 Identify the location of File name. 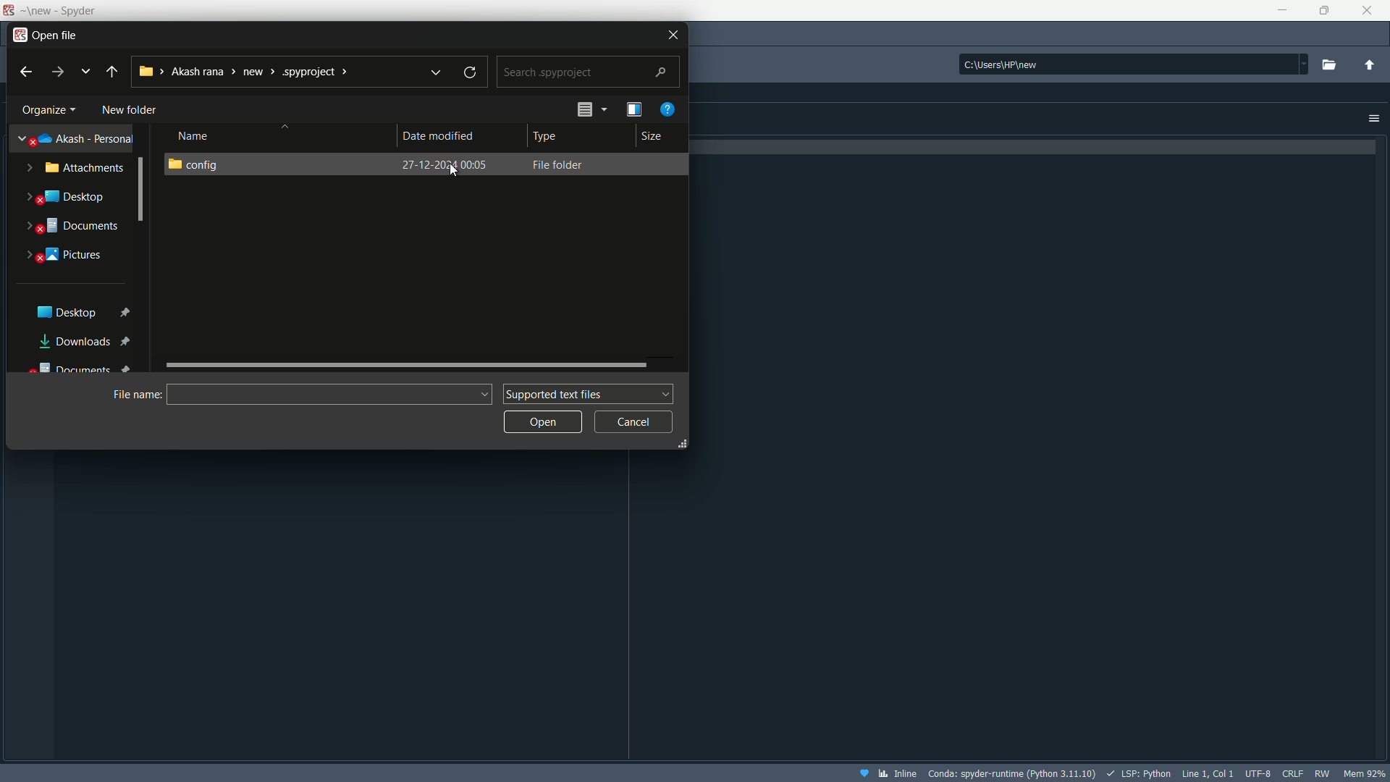
(136, 395).